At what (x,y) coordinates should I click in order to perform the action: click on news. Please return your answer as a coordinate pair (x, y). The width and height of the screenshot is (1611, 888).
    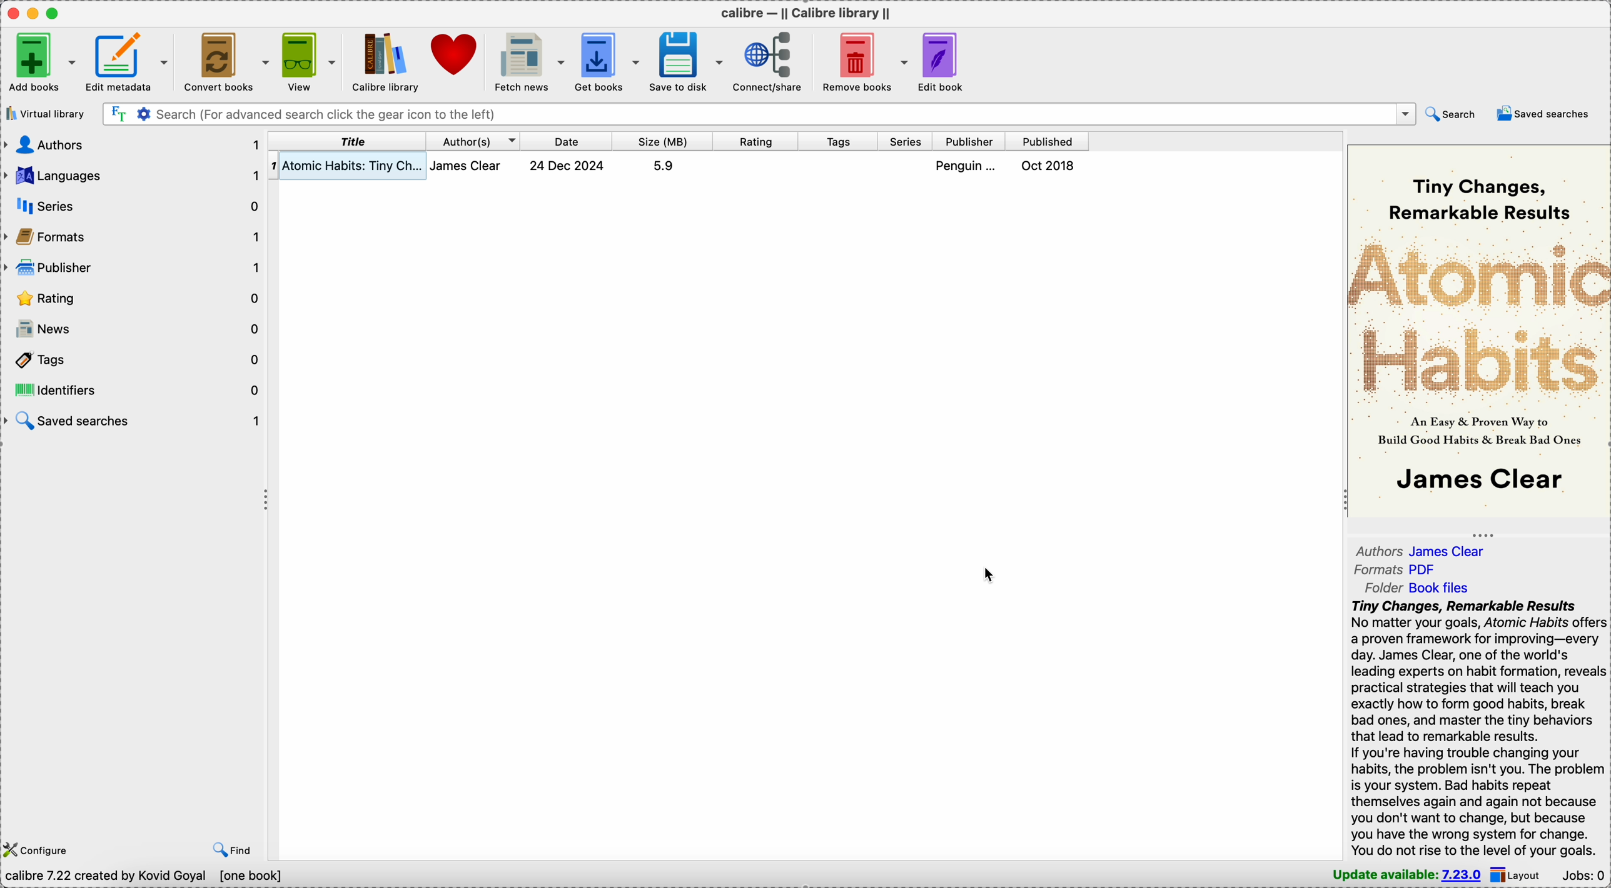
    Looking at the image, I should click on (134, 329).